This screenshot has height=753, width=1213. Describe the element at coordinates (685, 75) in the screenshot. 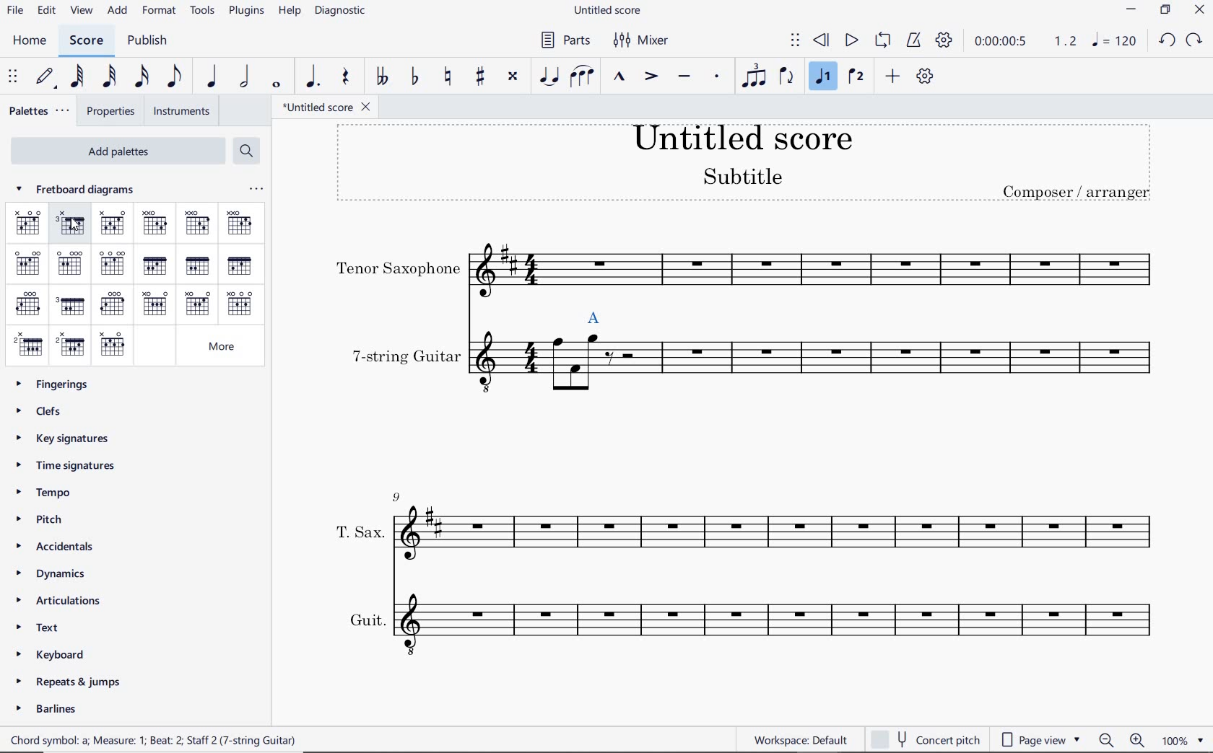

I see `TENUTO` at that location.